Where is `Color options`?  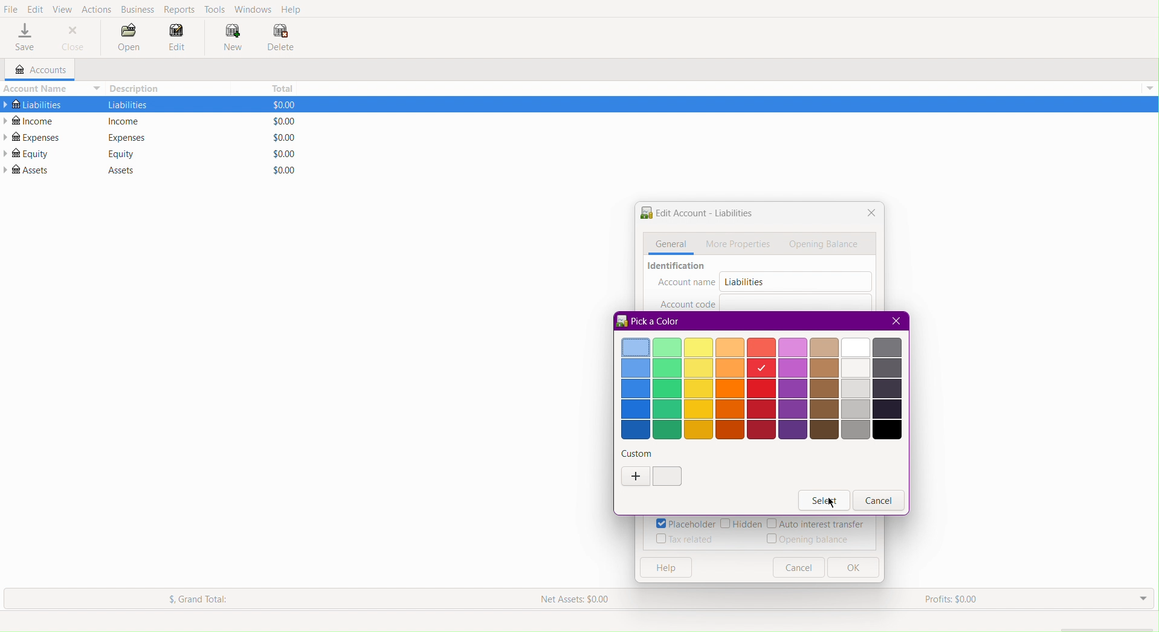 Color options is located at coordinates (760, 388).